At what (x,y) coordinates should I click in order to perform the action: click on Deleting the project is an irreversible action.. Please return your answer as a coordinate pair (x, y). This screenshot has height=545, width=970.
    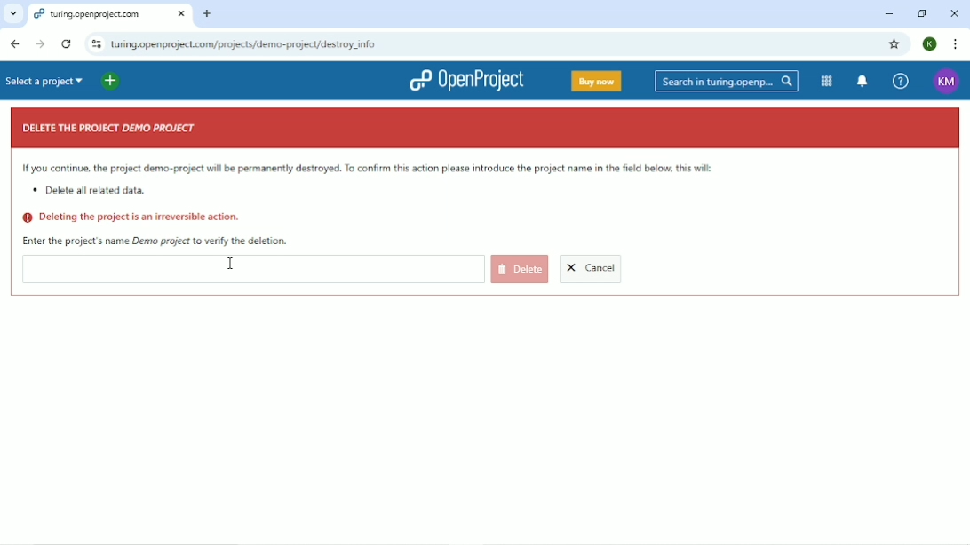
    Looking at the image, I should click on (132, 217).